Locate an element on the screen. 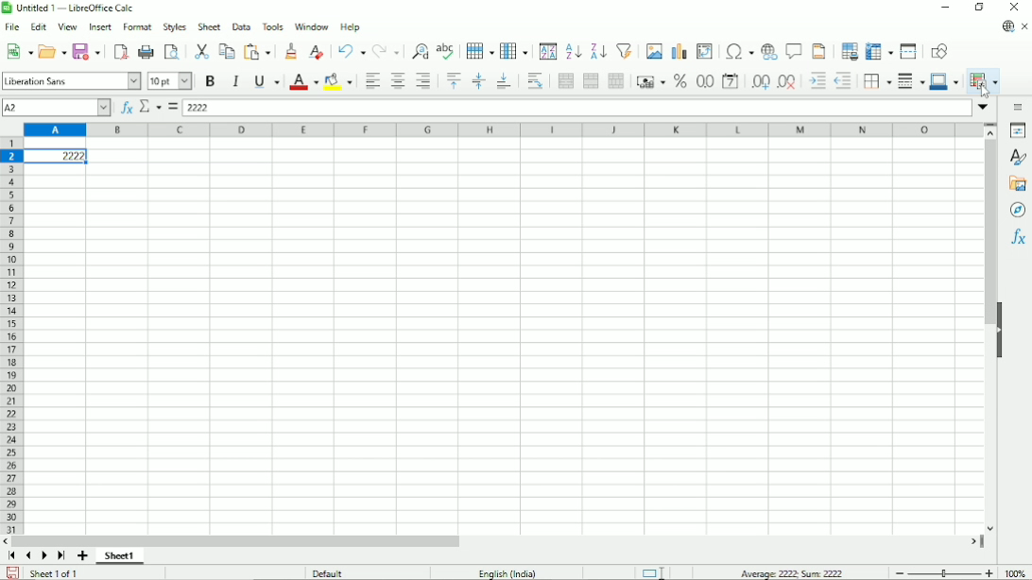 This screenshot has width=1032, height=580. Add decimal place is located at coordinates (760, 81).